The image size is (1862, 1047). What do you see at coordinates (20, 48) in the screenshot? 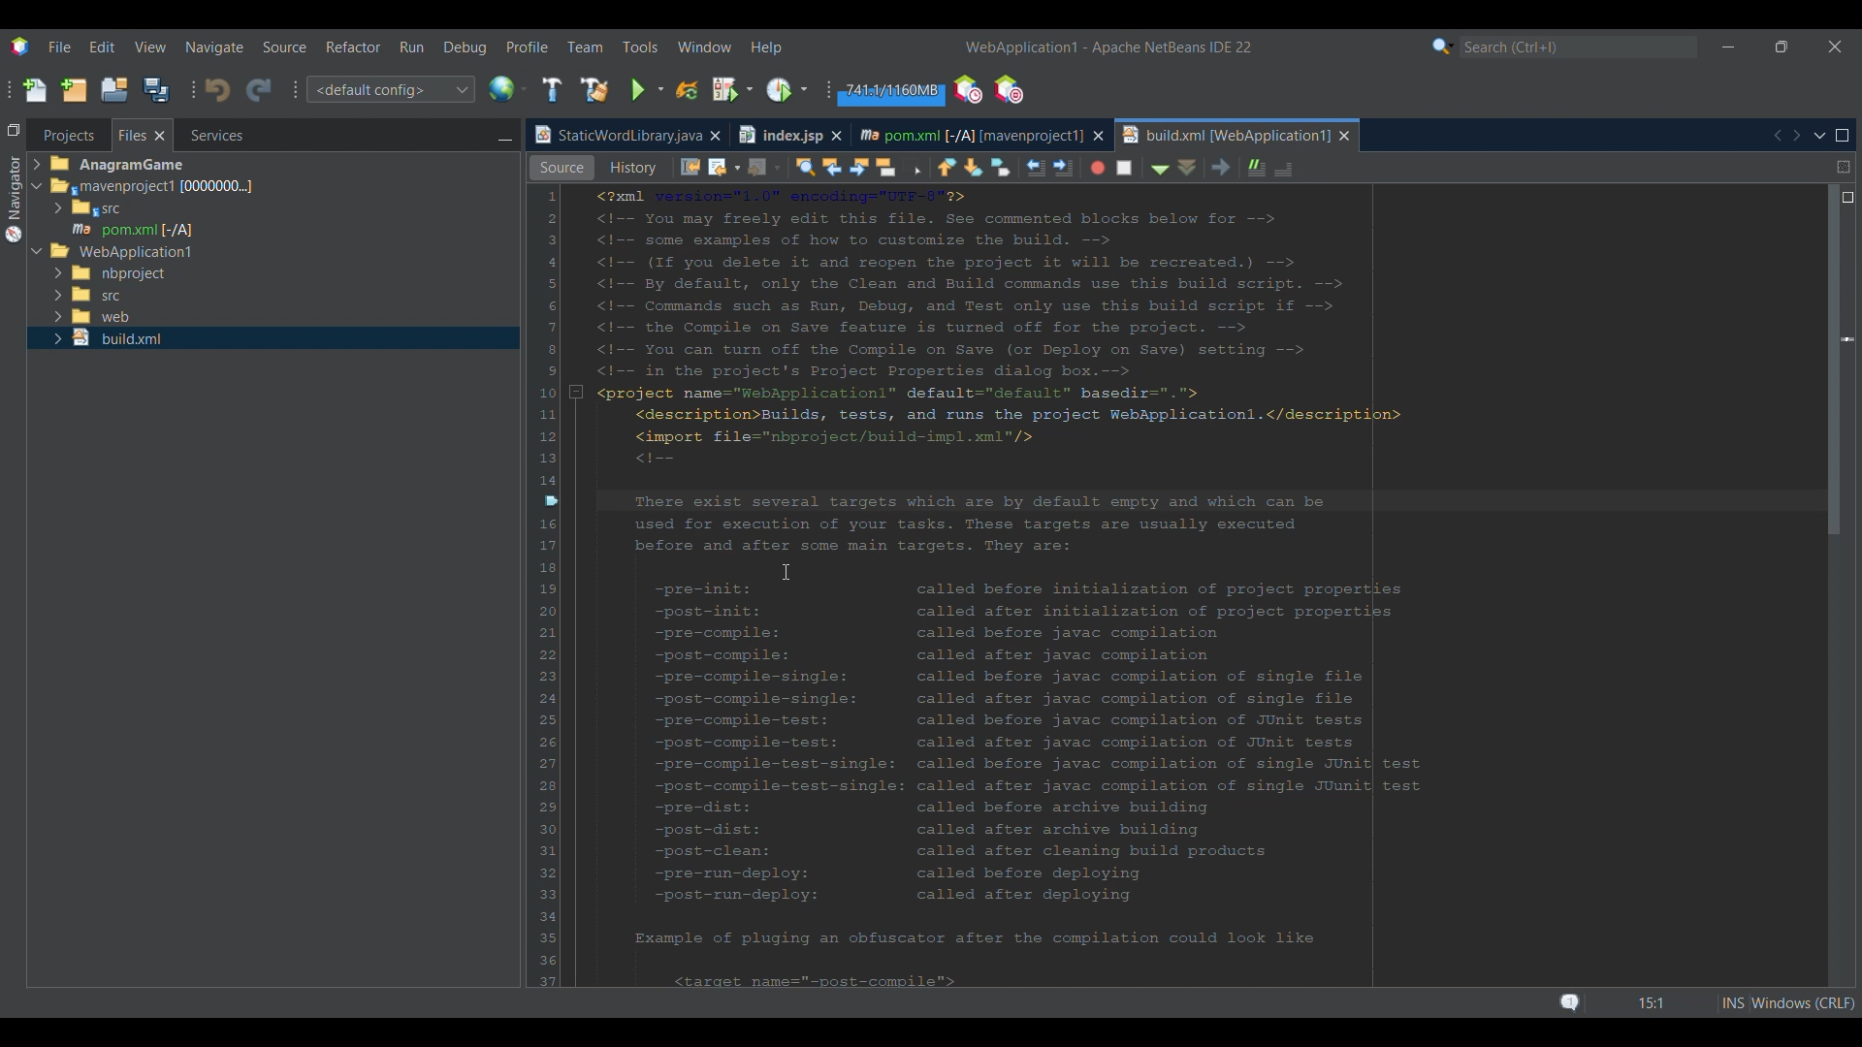
I see `Software logo` at bounding box center [20, 48].